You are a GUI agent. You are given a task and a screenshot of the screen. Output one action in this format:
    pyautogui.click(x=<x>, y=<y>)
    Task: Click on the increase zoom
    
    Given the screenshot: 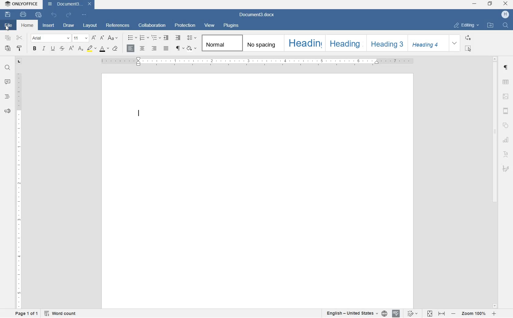 What is the action you would take?
    pyautogui.click(x=495, y=313)
    